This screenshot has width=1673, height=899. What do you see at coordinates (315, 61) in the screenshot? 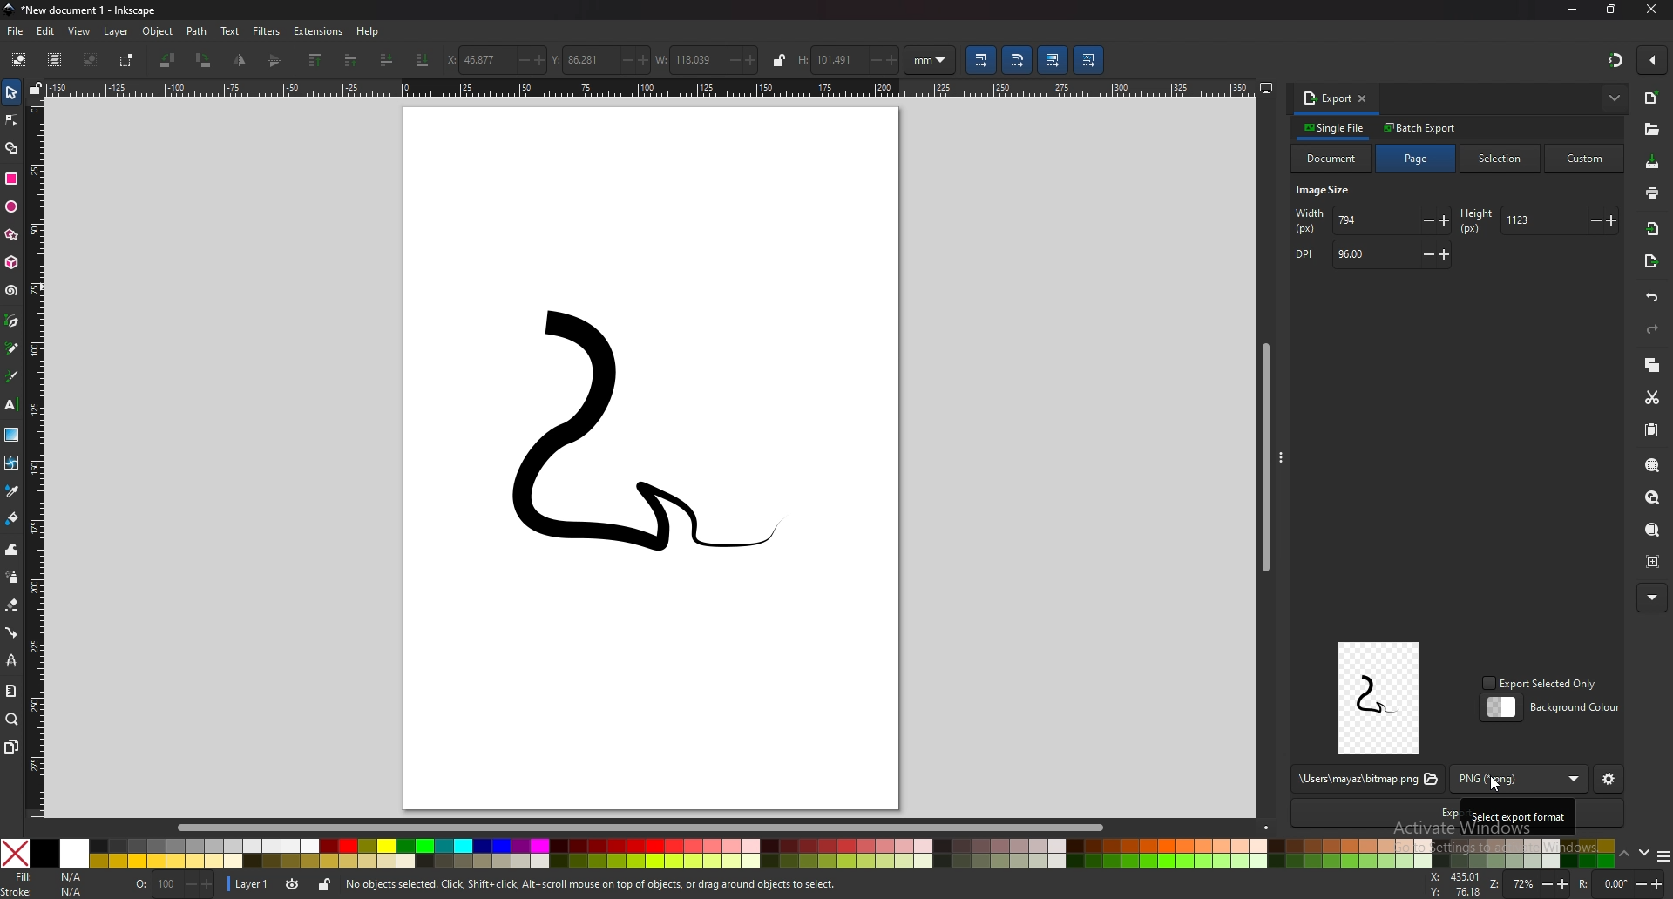
I see `raise selection to top` at bounding box center [315, 61].